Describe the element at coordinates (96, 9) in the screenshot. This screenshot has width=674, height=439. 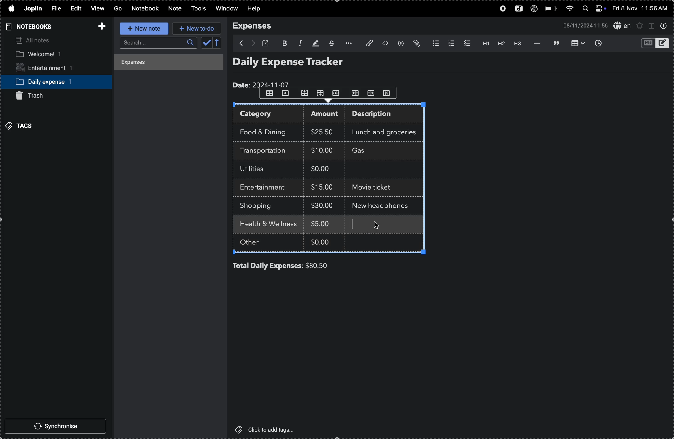
I see `view` at that location.